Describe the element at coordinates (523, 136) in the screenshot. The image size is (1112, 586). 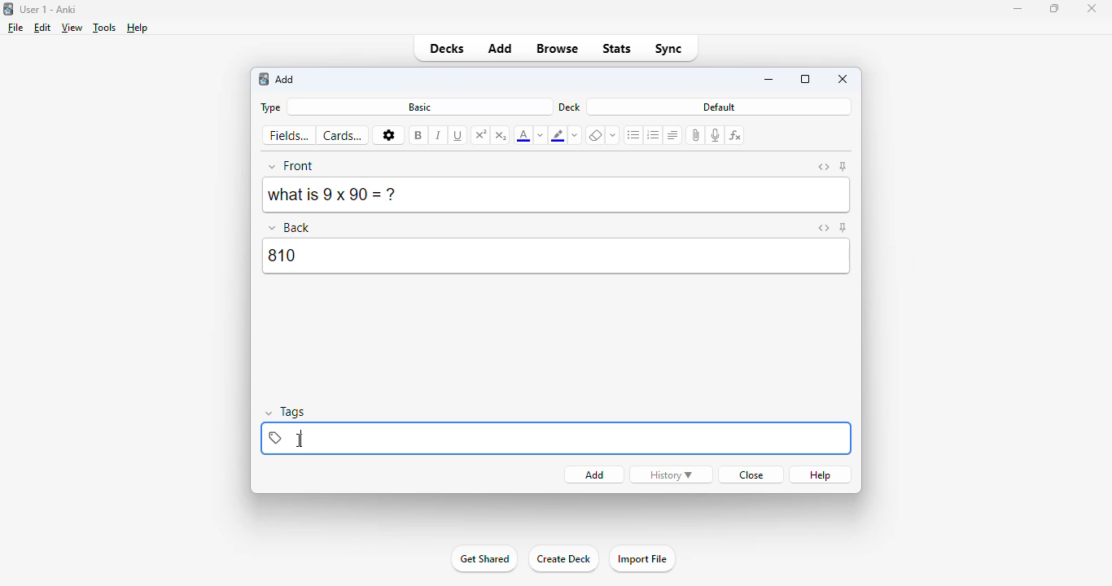
I see `text color` at that location.